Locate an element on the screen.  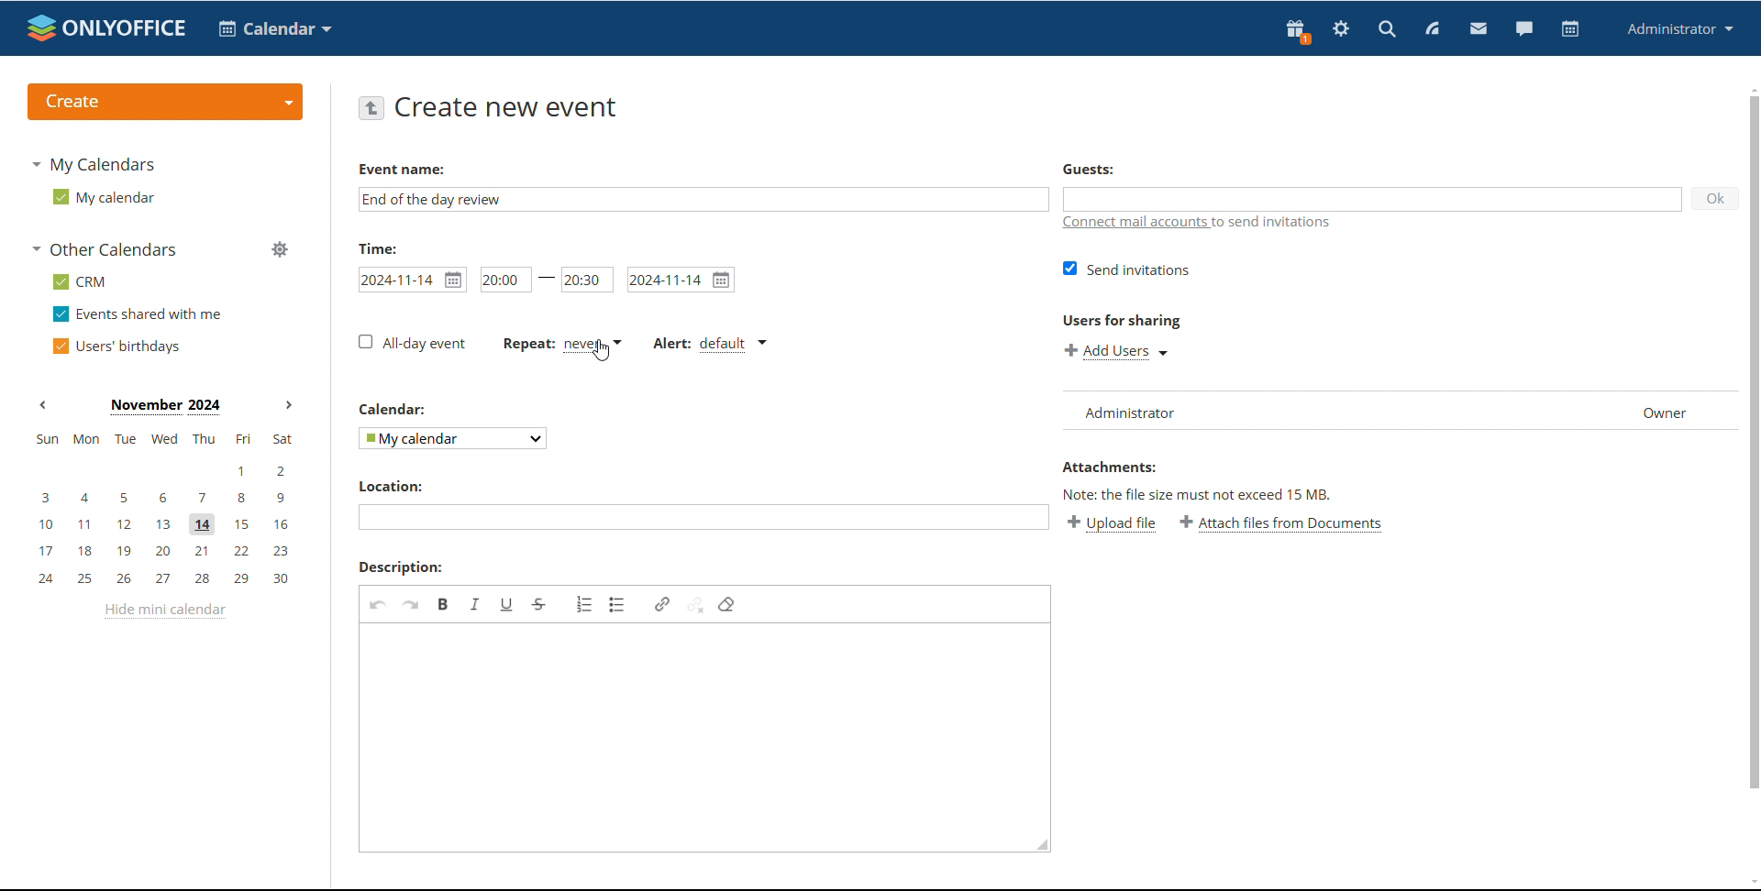
create is located at coordinates (165, 103).